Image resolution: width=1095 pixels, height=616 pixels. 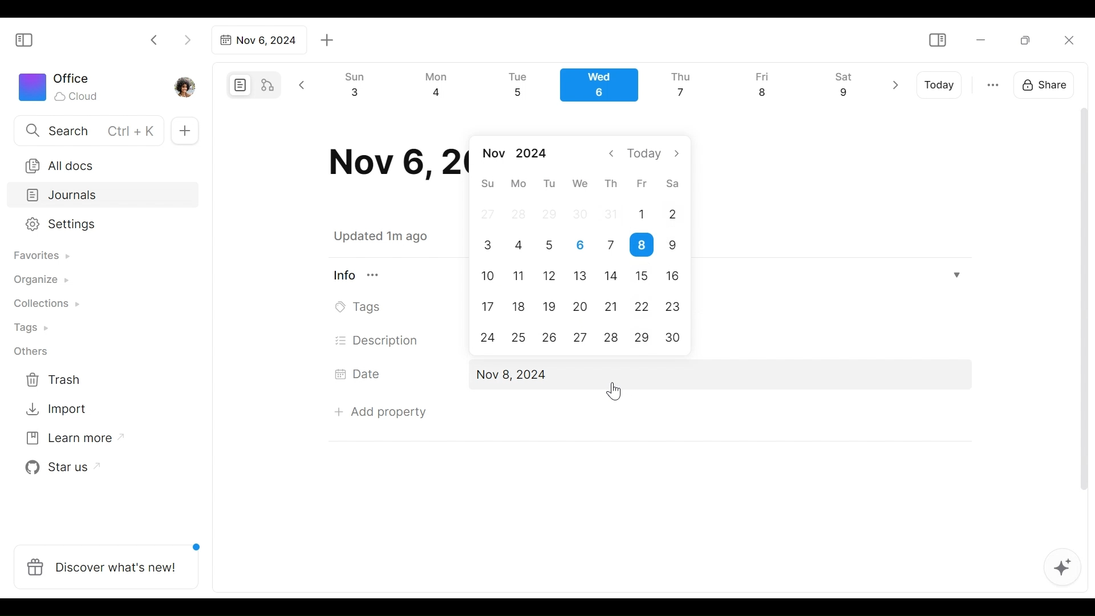 I want to click on more otions, so click(x=993, y=84).